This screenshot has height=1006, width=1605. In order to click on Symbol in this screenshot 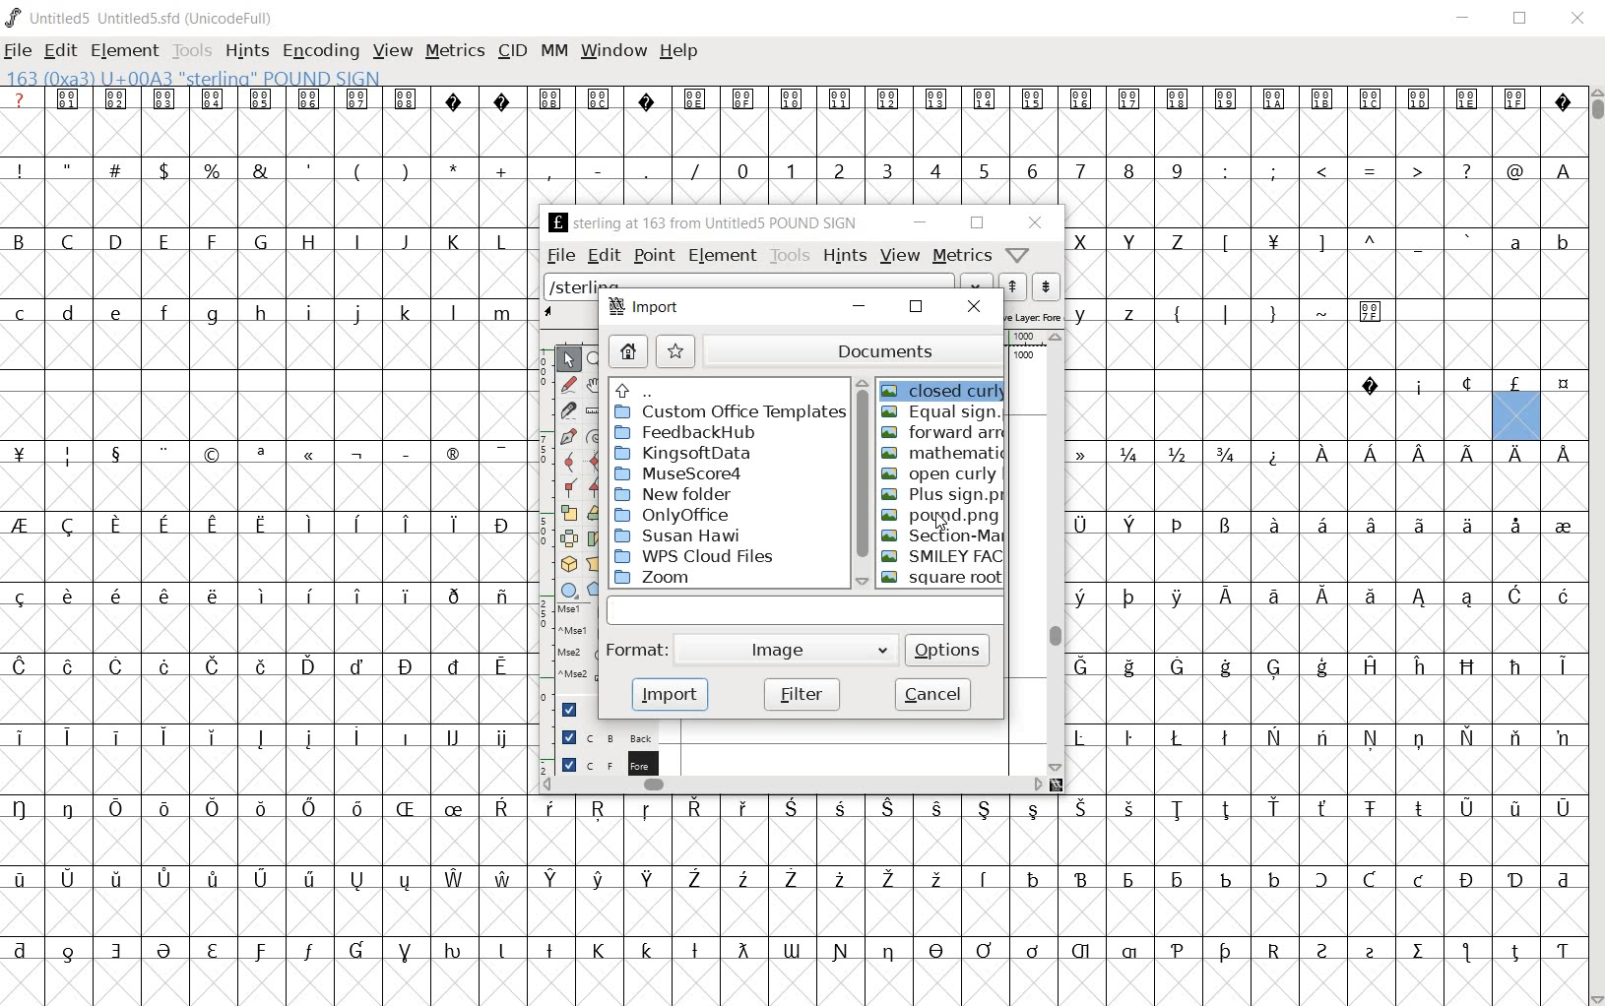, I will do `click(213, 738)`.